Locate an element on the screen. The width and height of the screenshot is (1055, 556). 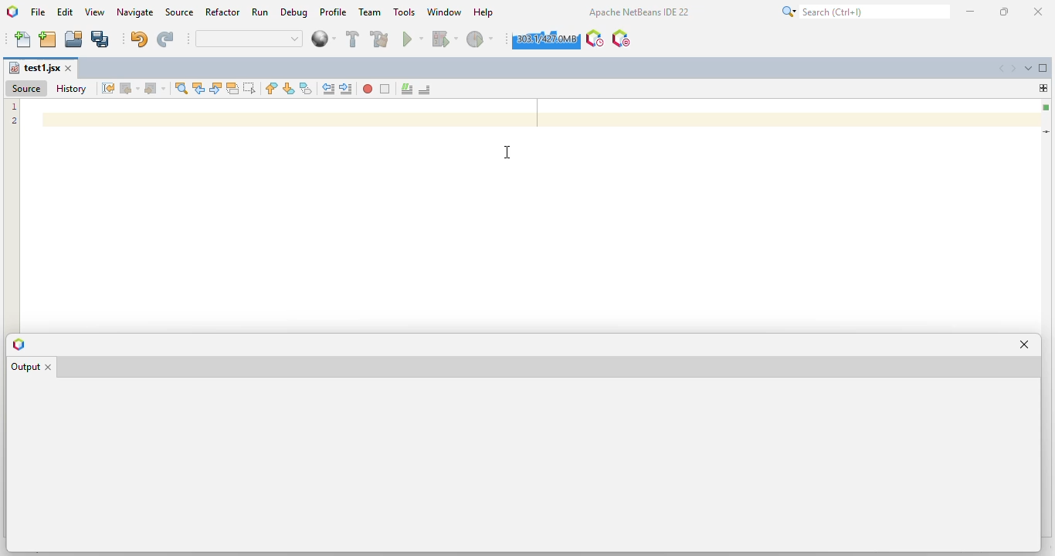
source is located at coordinates (25, 88).